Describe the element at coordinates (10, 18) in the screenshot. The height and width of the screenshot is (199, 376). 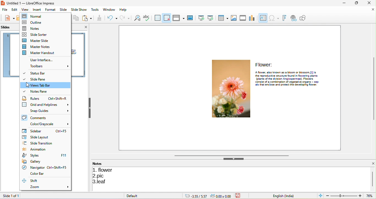
I see `new` at that location.